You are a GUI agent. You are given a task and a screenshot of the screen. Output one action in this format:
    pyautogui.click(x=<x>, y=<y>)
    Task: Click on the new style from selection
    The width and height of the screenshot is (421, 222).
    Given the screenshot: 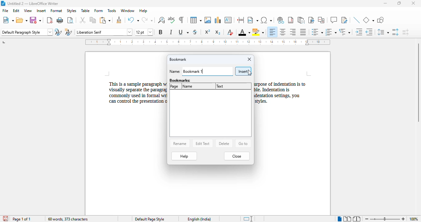 What is the action you would take?
    pyautogui.click(x=68, y=31)
    